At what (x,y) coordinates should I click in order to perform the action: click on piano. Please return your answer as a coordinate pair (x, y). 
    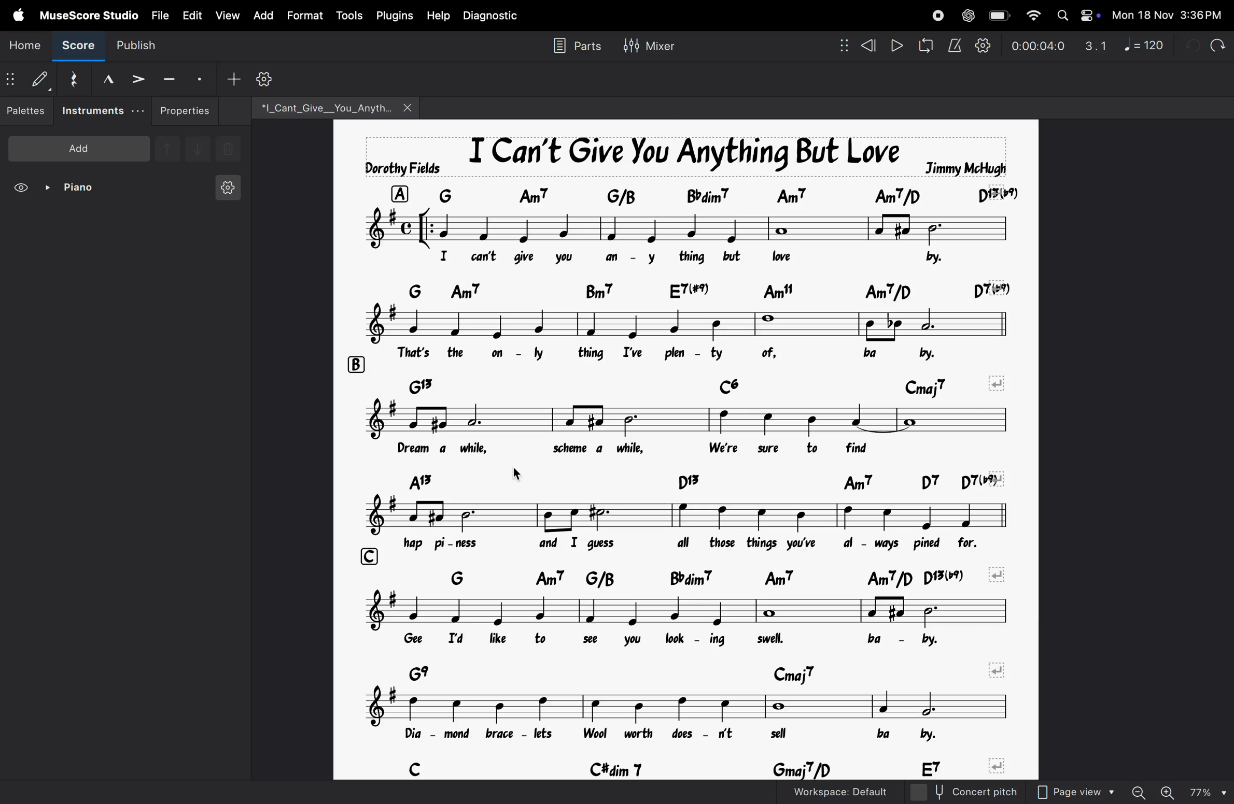
    Looking at the image, I should click on (53, 189).